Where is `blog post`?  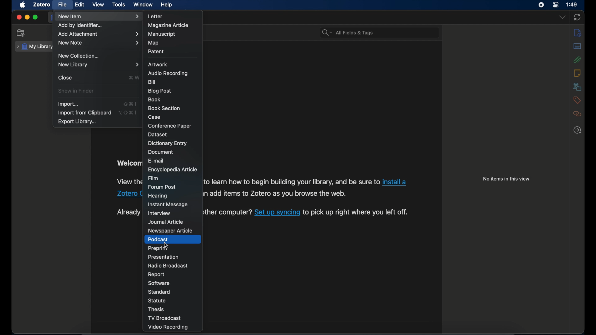
blog post is located at coordinates (160, 91).